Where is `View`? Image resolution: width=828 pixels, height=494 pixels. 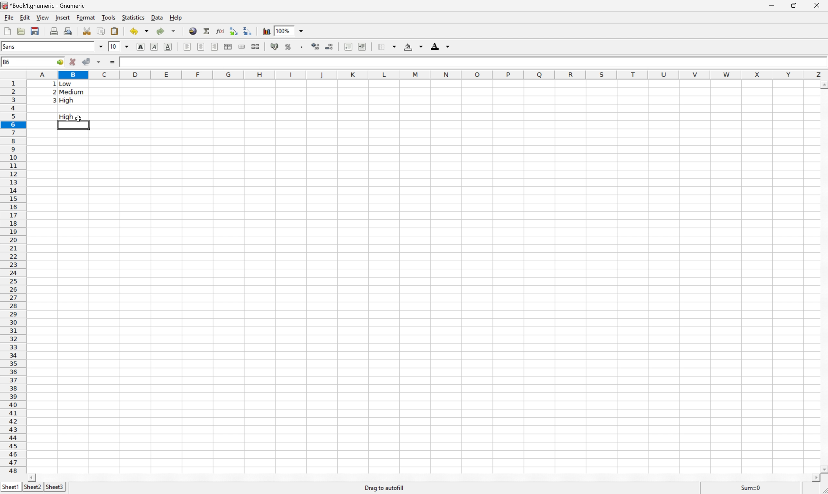 View is located at coordinates (41, 17).